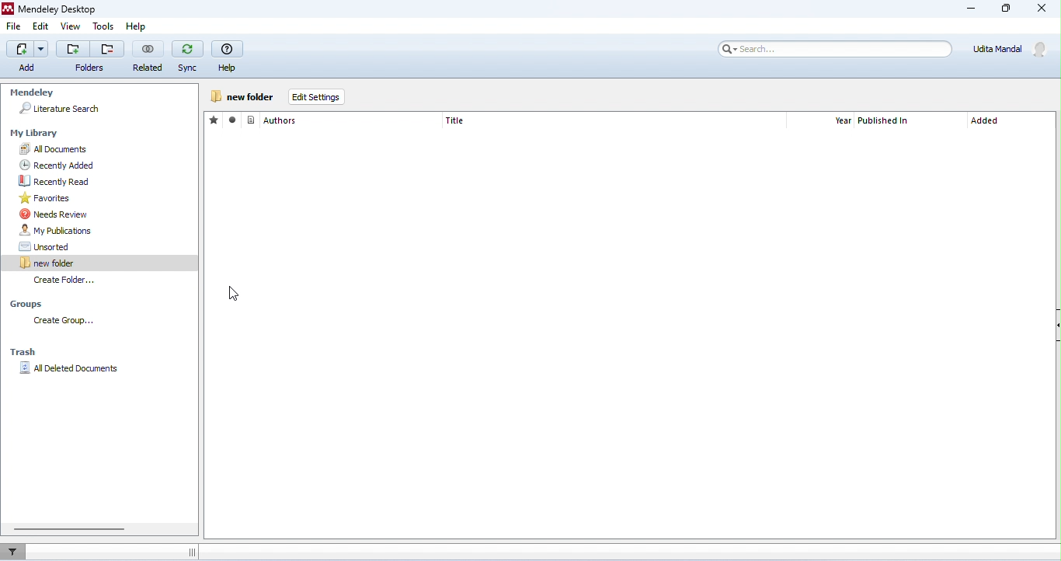 The image size is (1061, 561). Describe the element at coordinates (1054, 327) in the screenshot. I see `show or hide document details` at that location.